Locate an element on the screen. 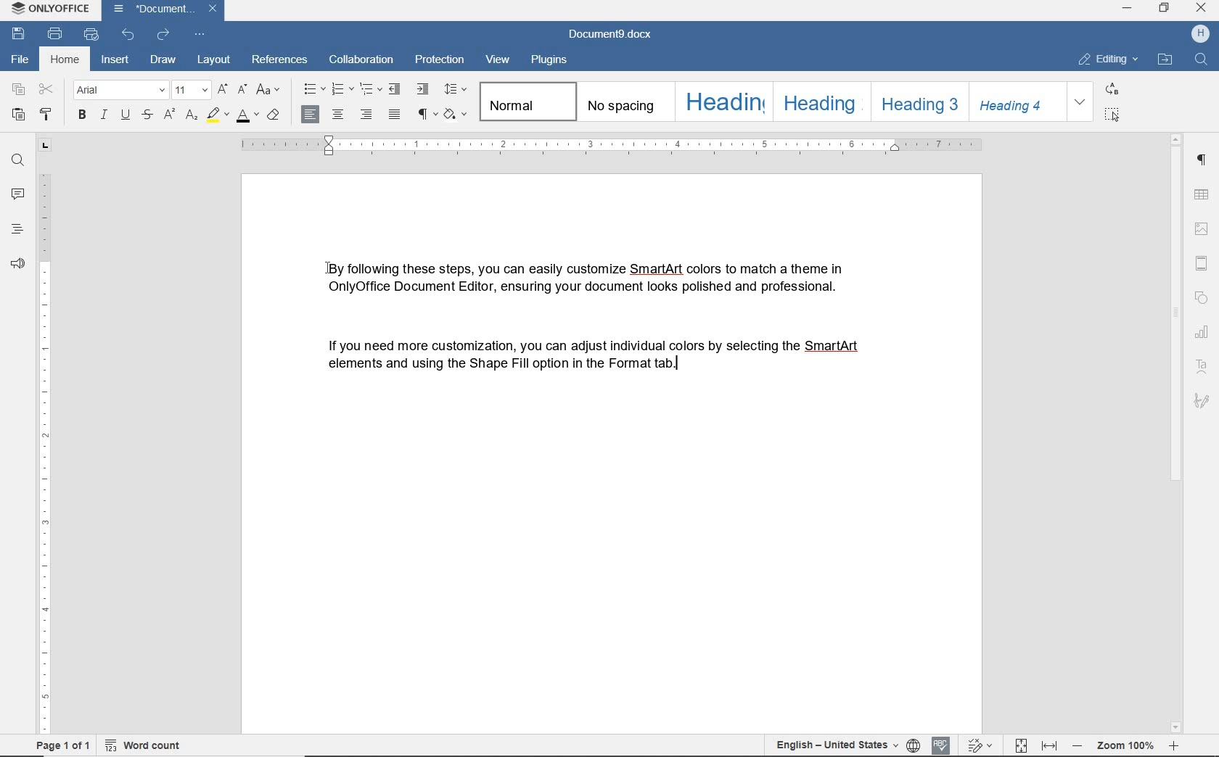 Image resolution: width=1219 pixels, height=757 pixels. font is located at coordinates (120, 89).